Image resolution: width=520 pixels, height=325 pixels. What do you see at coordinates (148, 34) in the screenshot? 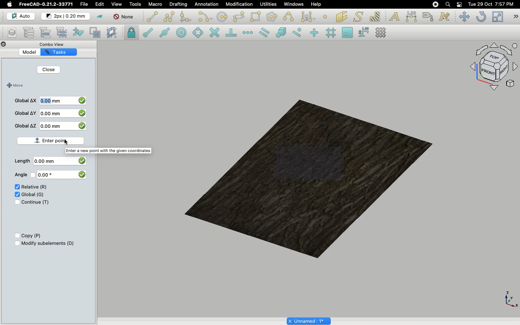
I see `Snap endpoint` at bounding box center [148, 34].